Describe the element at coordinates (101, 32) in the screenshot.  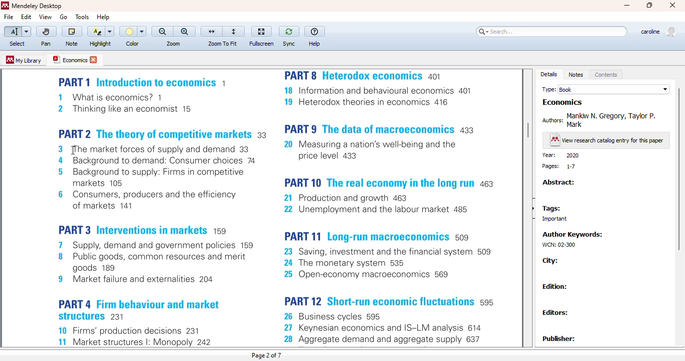
I see `Highlight` at that location.